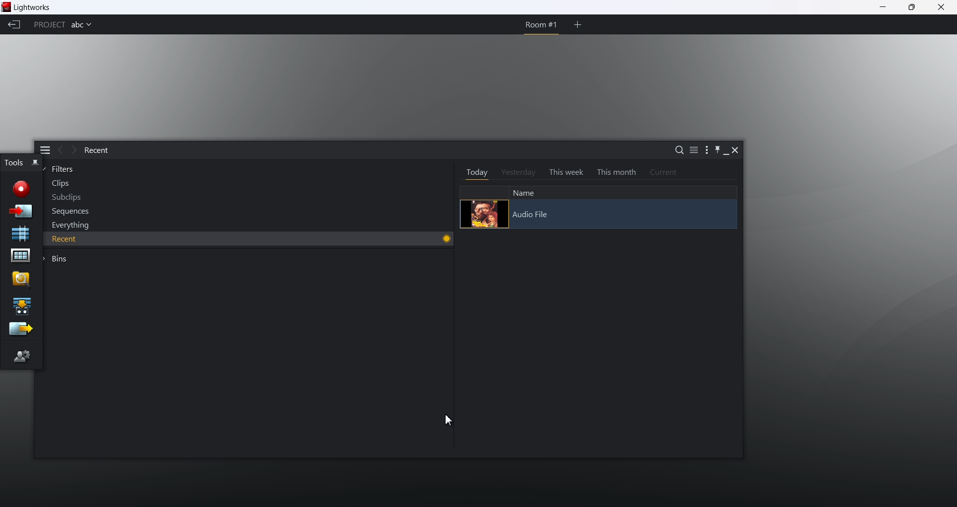 The image size is (957, 507). What do you see at coordinates (737, 152) in the screenshot?
I see `close dialog` at bounding box center [737, 152].